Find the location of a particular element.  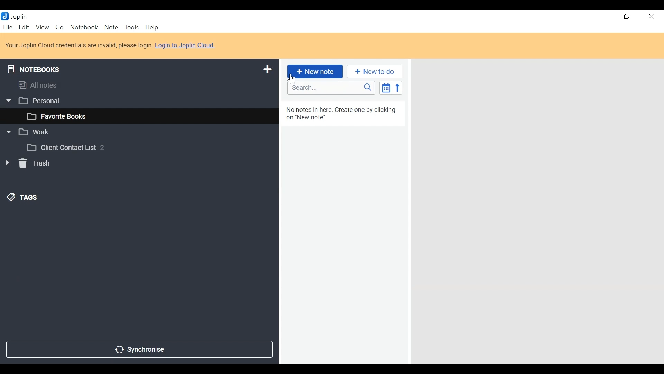

Cursor is located at coordinates (291, 79).